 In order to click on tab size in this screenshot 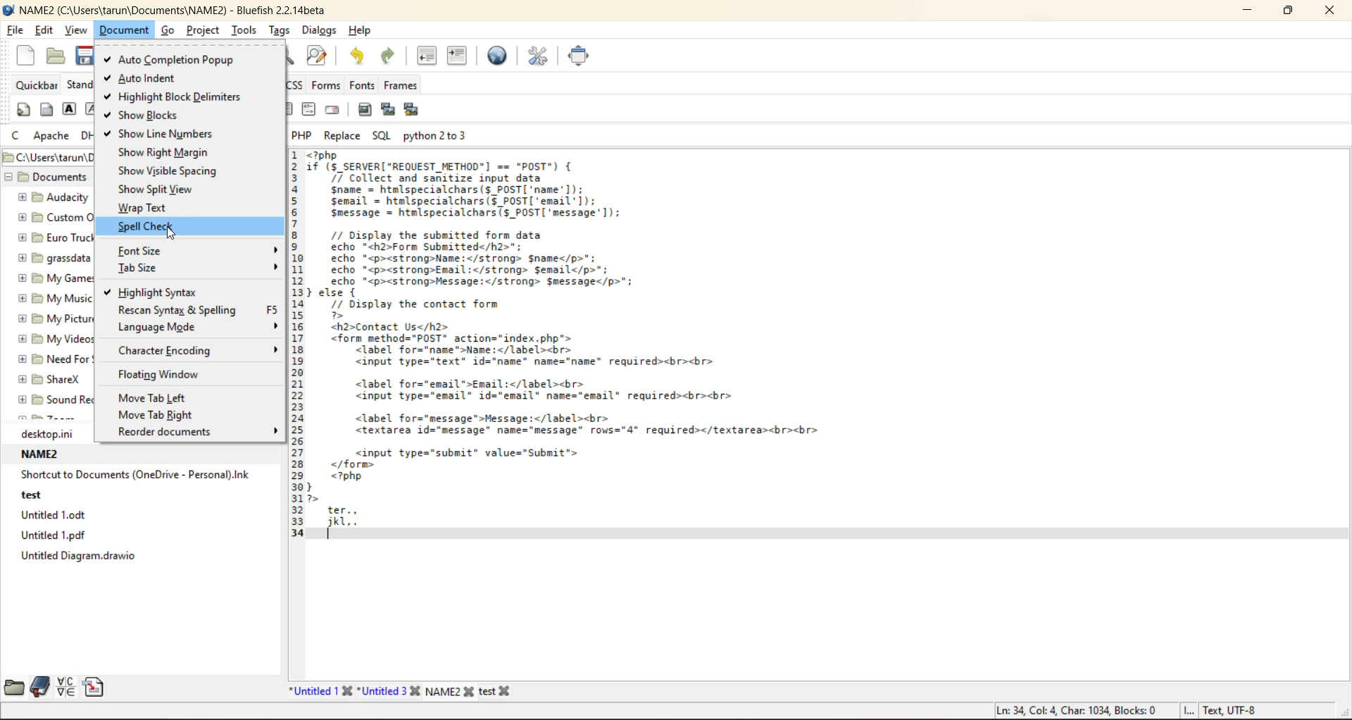, I will do `click(197, 268)`.